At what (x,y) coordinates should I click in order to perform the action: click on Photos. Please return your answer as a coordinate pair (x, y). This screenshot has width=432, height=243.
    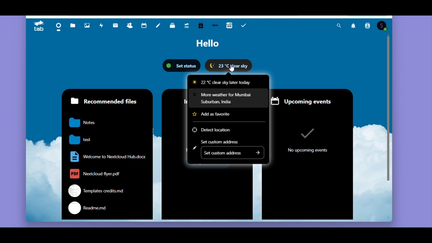
    Looking at the image, I should click on (88, 27).